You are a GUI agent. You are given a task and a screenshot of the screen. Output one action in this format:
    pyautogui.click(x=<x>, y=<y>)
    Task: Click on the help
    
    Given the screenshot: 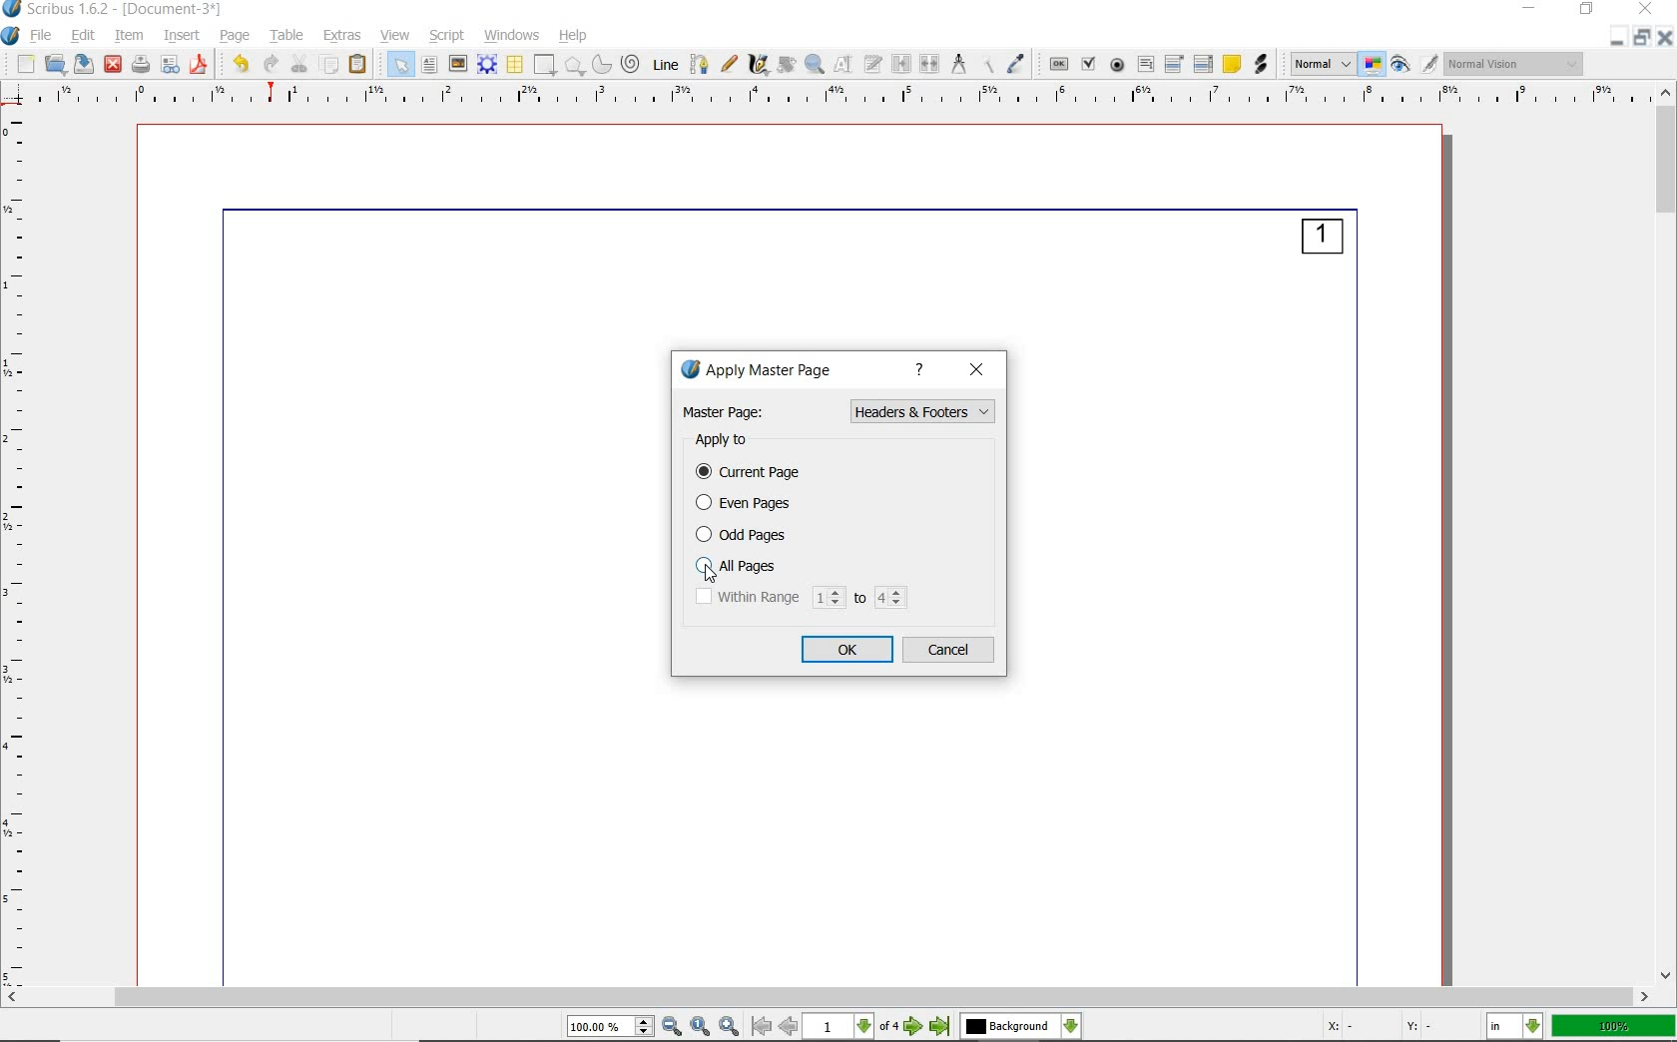 What is the action you would take?
    pyautogui.click(x=575, y=37)
    